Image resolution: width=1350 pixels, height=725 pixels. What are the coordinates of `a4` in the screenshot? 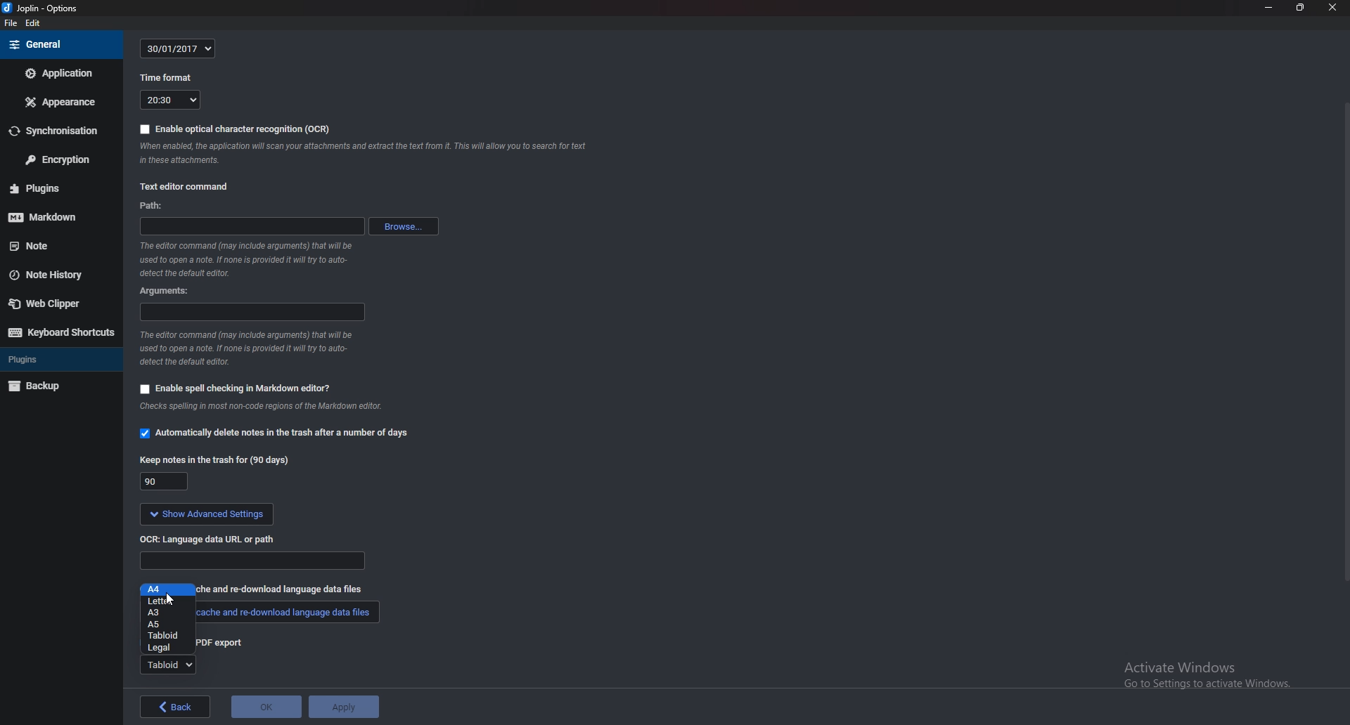 It's located at (170, 589).